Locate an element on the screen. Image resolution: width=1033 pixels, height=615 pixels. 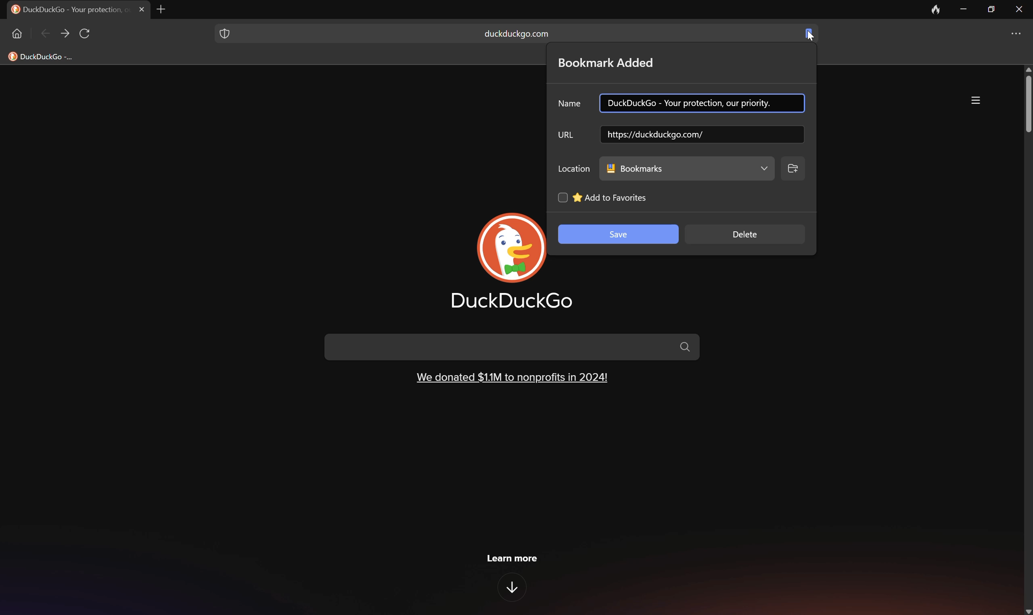
Save is located at coordinates (619, 235).